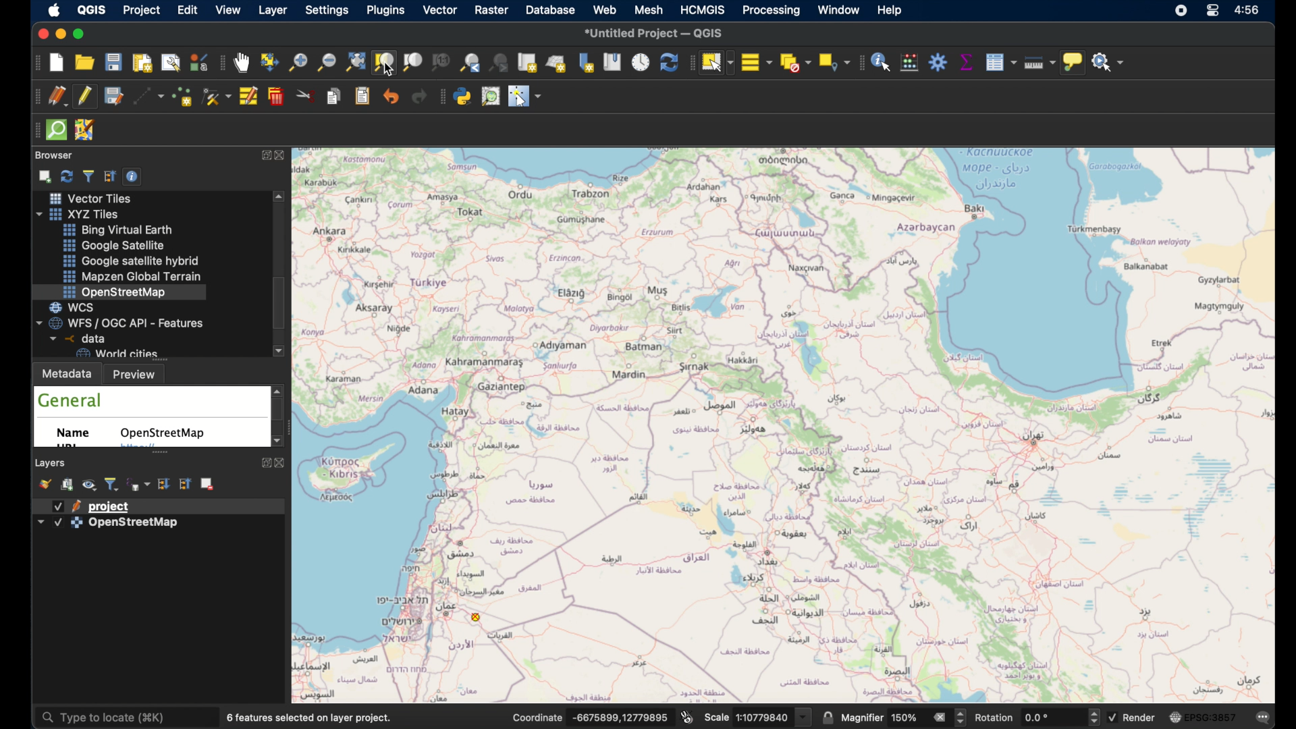 This screenshot has height=729, width=1296. What do you see at coordinates (114, 246) in the screenshot?
I see `google satellite` at bounding box center [114, 246].